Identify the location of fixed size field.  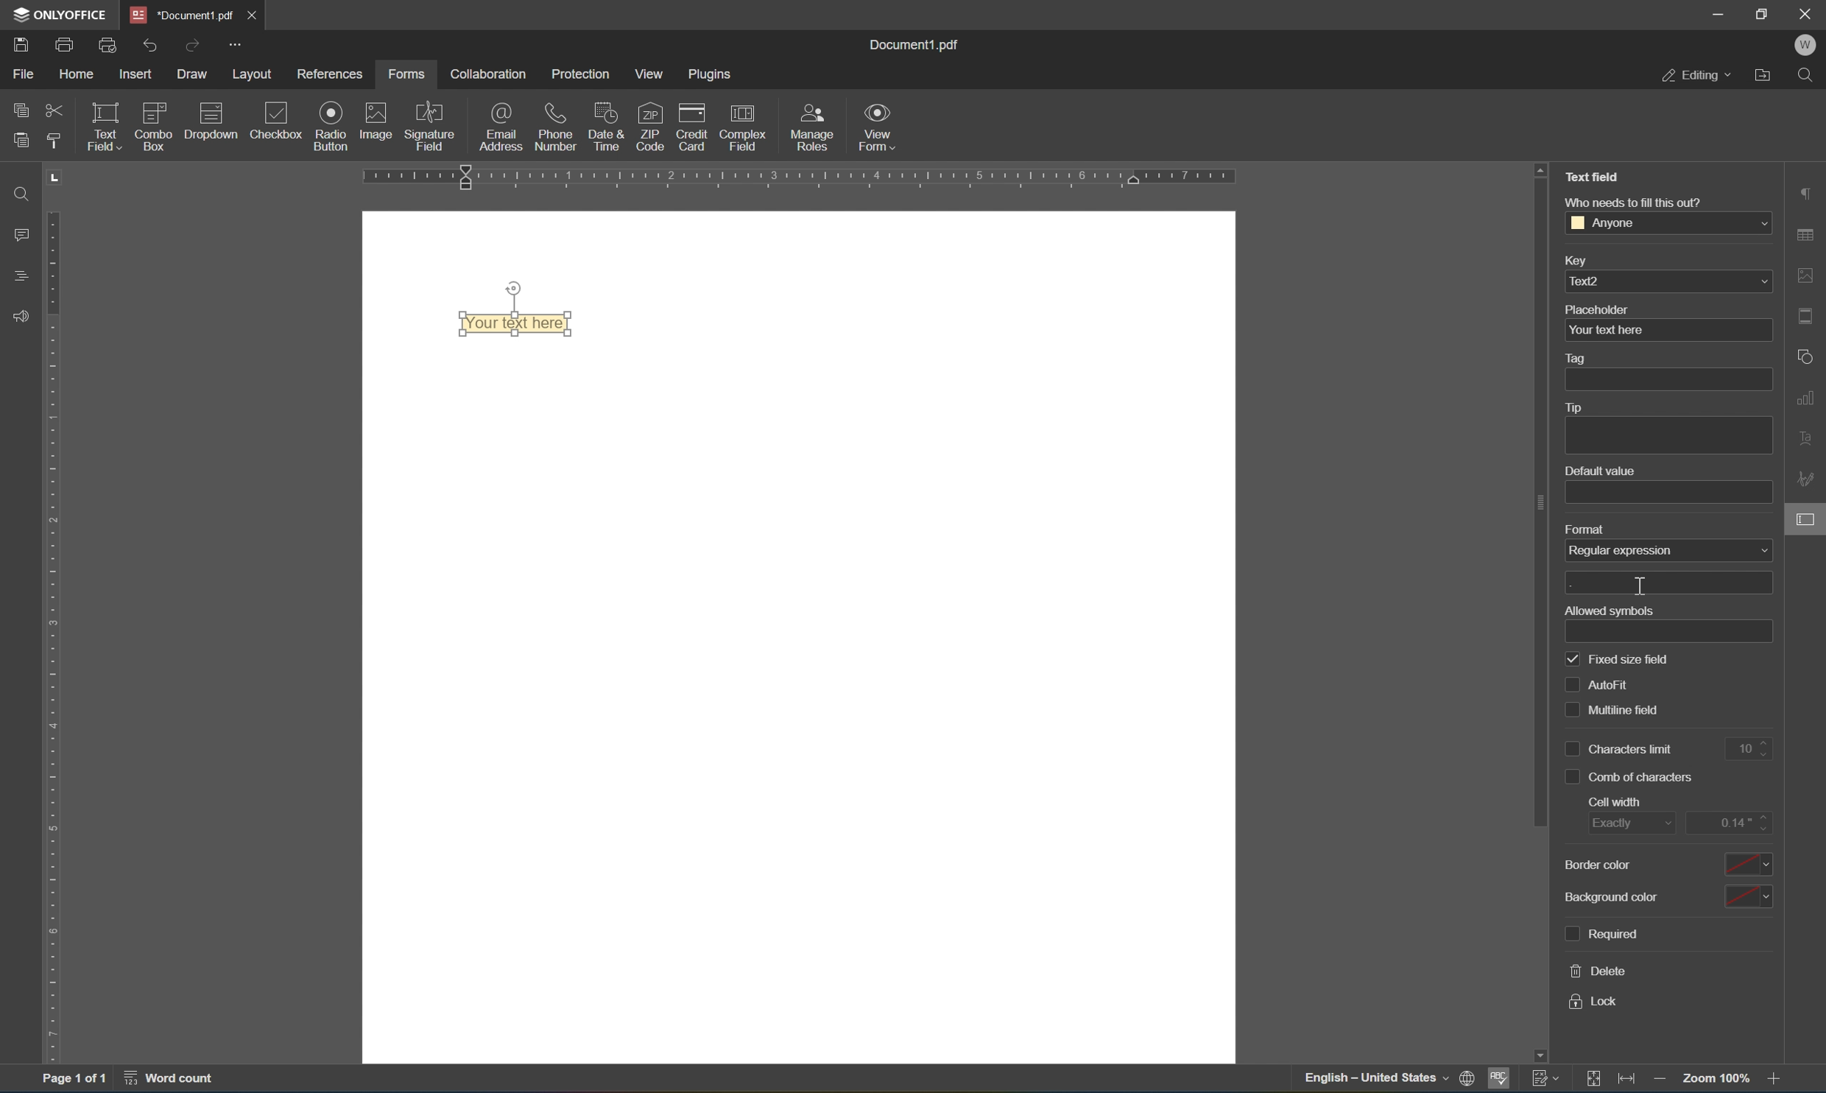
(1616, 659).